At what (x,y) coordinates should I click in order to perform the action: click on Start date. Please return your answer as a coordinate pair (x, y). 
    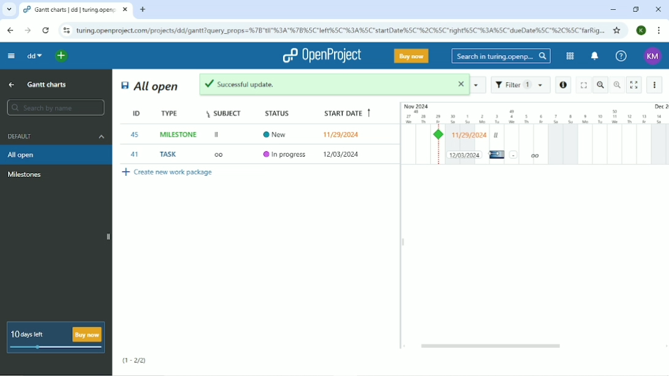
    Looking at the image, I should click on (346, 114).